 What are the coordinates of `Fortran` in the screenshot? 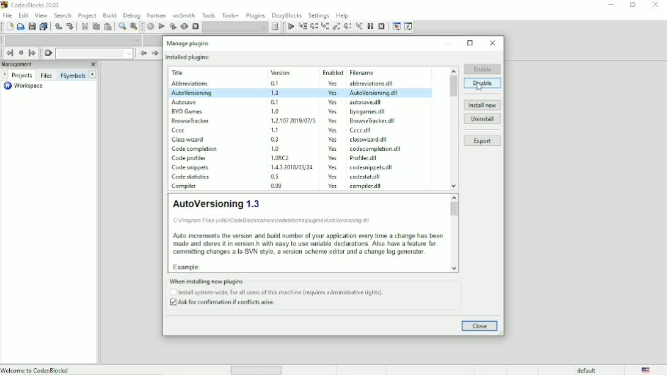 It's located at (156, 15).